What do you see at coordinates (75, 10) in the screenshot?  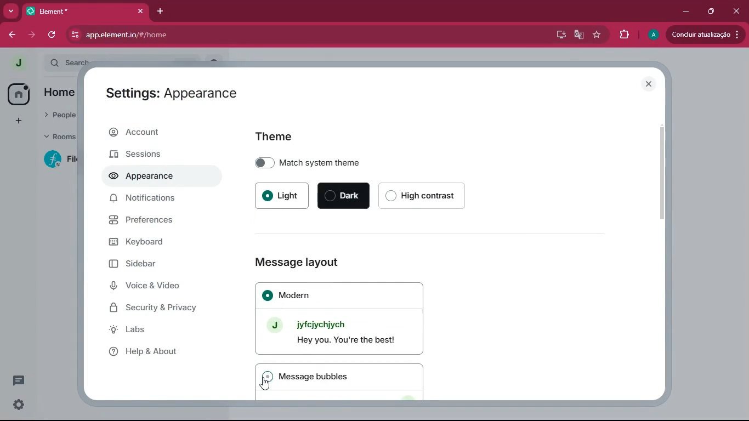 I see `Element*` at bounding box center [75, 10].